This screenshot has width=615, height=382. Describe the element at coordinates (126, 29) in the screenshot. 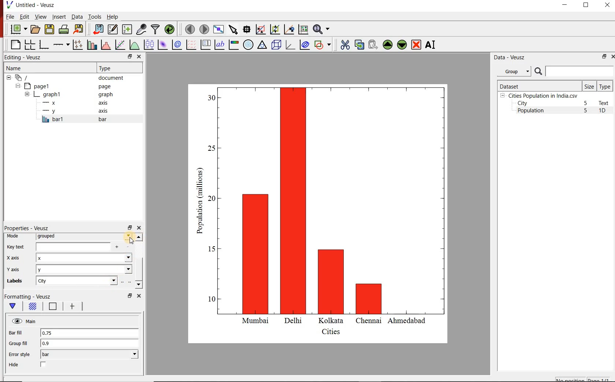

I see `create new datasets using available options` at that location.